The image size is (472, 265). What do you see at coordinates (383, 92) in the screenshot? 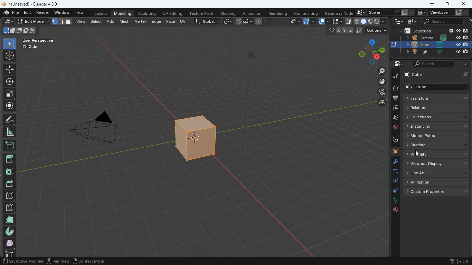
I see `film` at bounding box center [383, 92].